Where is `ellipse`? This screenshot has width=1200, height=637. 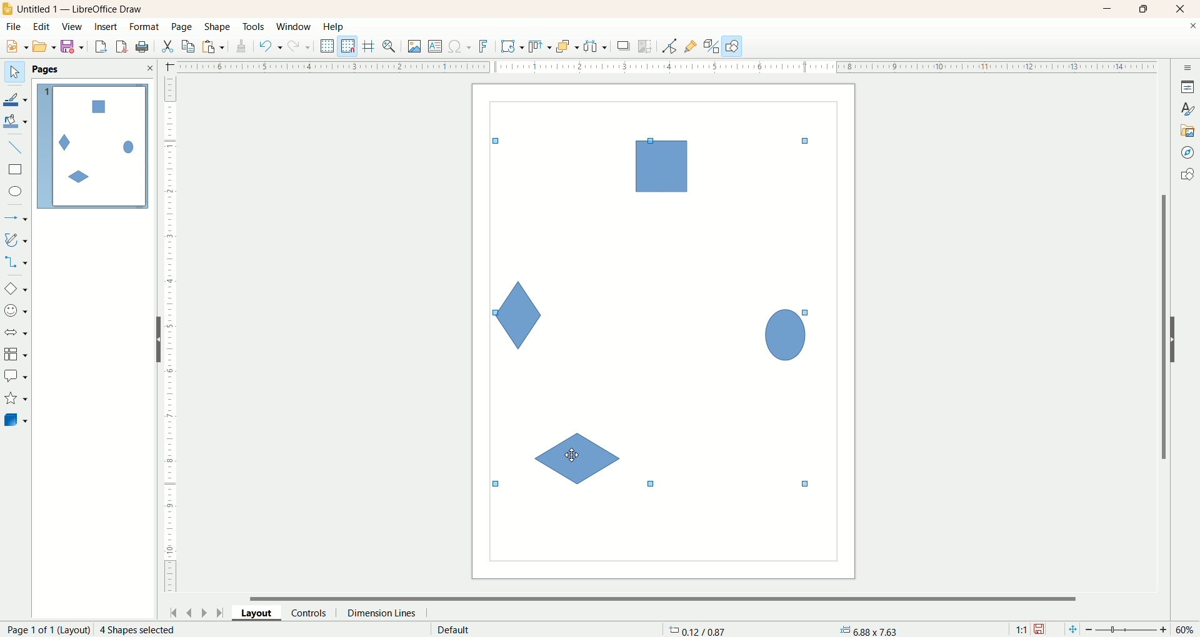
ellipse is located at coordinates (17, 193).